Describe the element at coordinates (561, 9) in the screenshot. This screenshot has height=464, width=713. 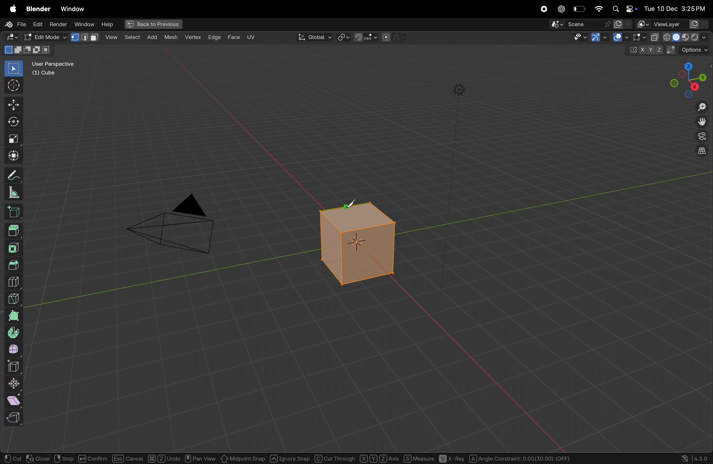
I see `chatgpt` at that location.